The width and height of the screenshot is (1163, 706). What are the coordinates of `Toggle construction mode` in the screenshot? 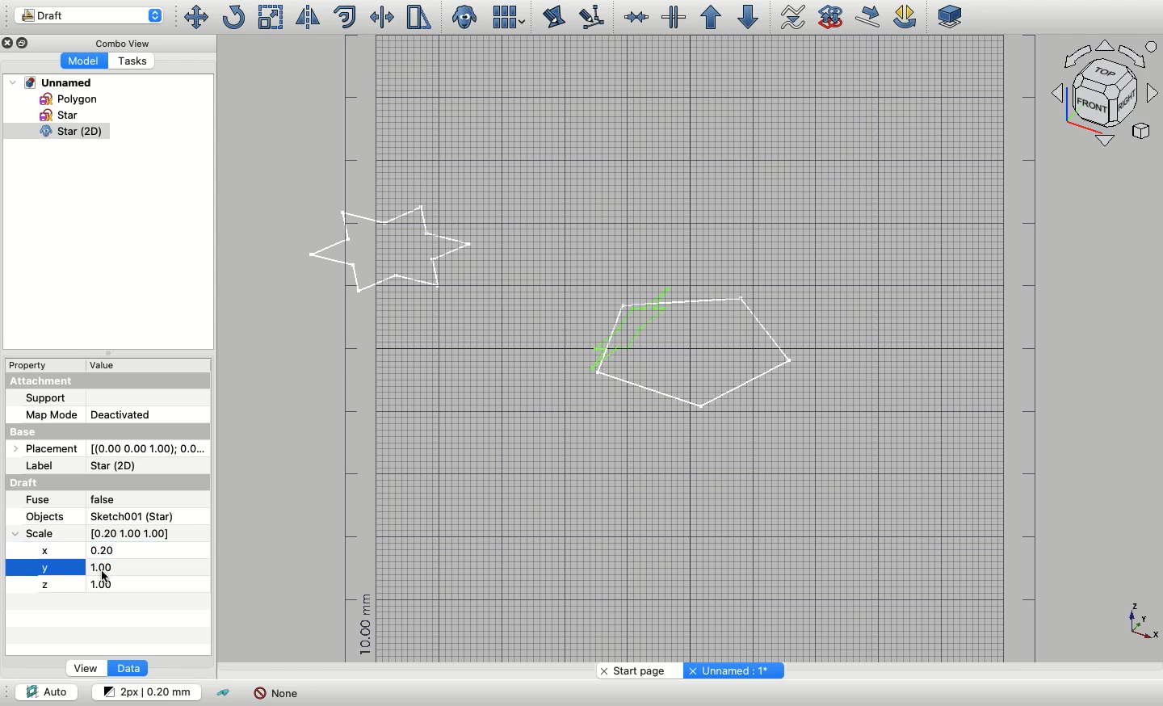 It's located at (225, 694).